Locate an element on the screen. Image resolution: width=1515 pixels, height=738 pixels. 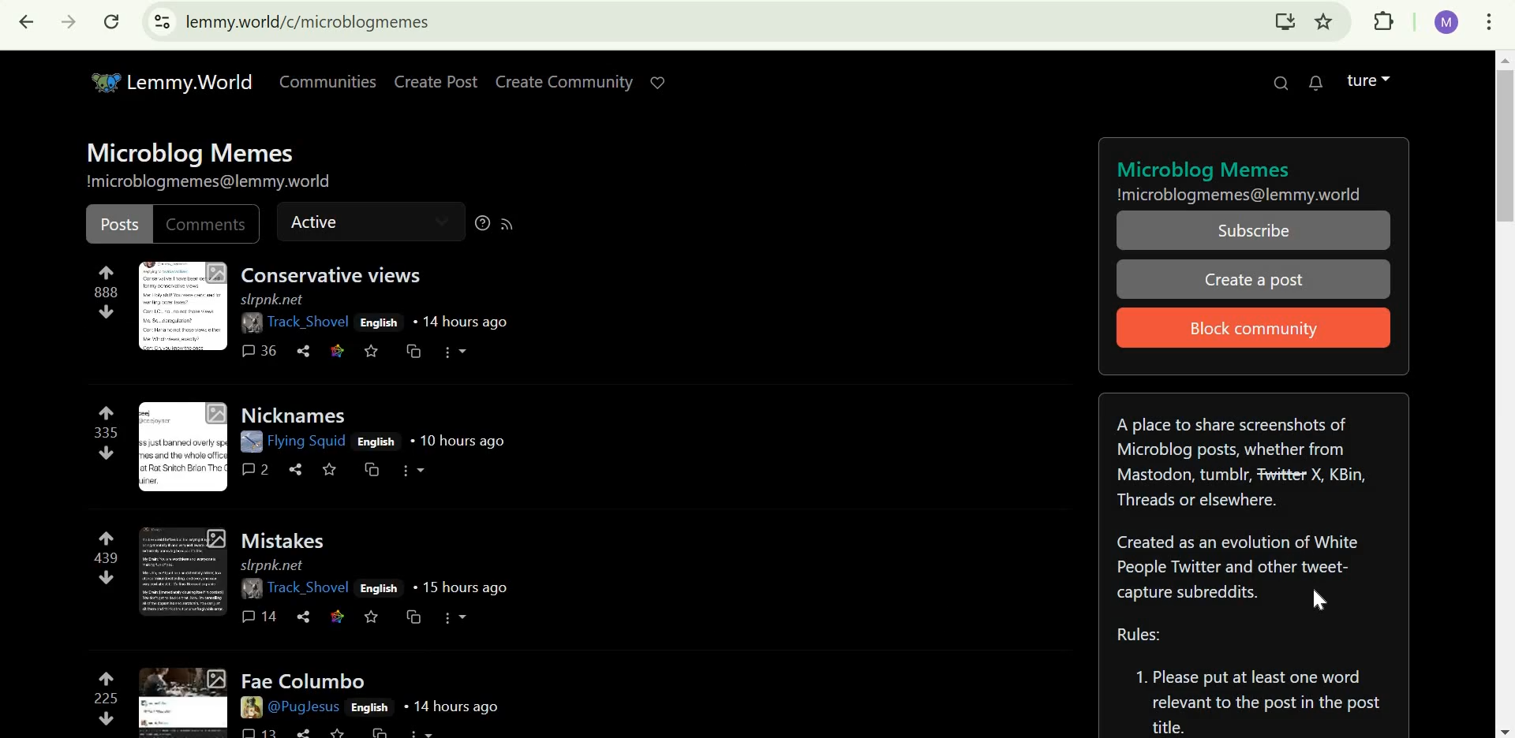
user ID is located at coordinates (307, 322).